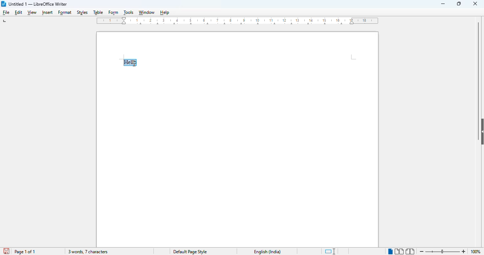  What do you see at coordinates (113, 13) in the screenshot?
I see `form` at bounding box center [113, 13].